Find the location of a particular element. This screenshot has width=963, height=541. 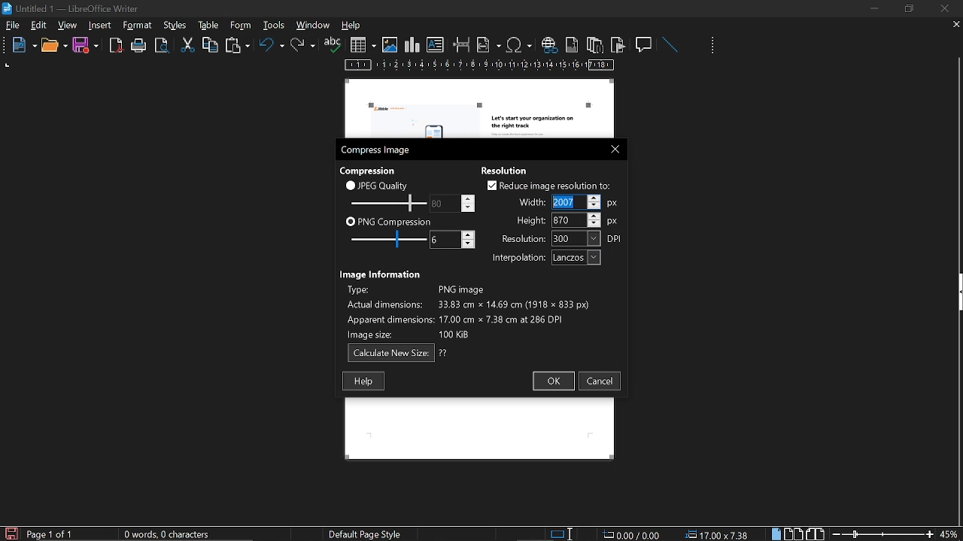

paste is located at coordinates (236, 47).